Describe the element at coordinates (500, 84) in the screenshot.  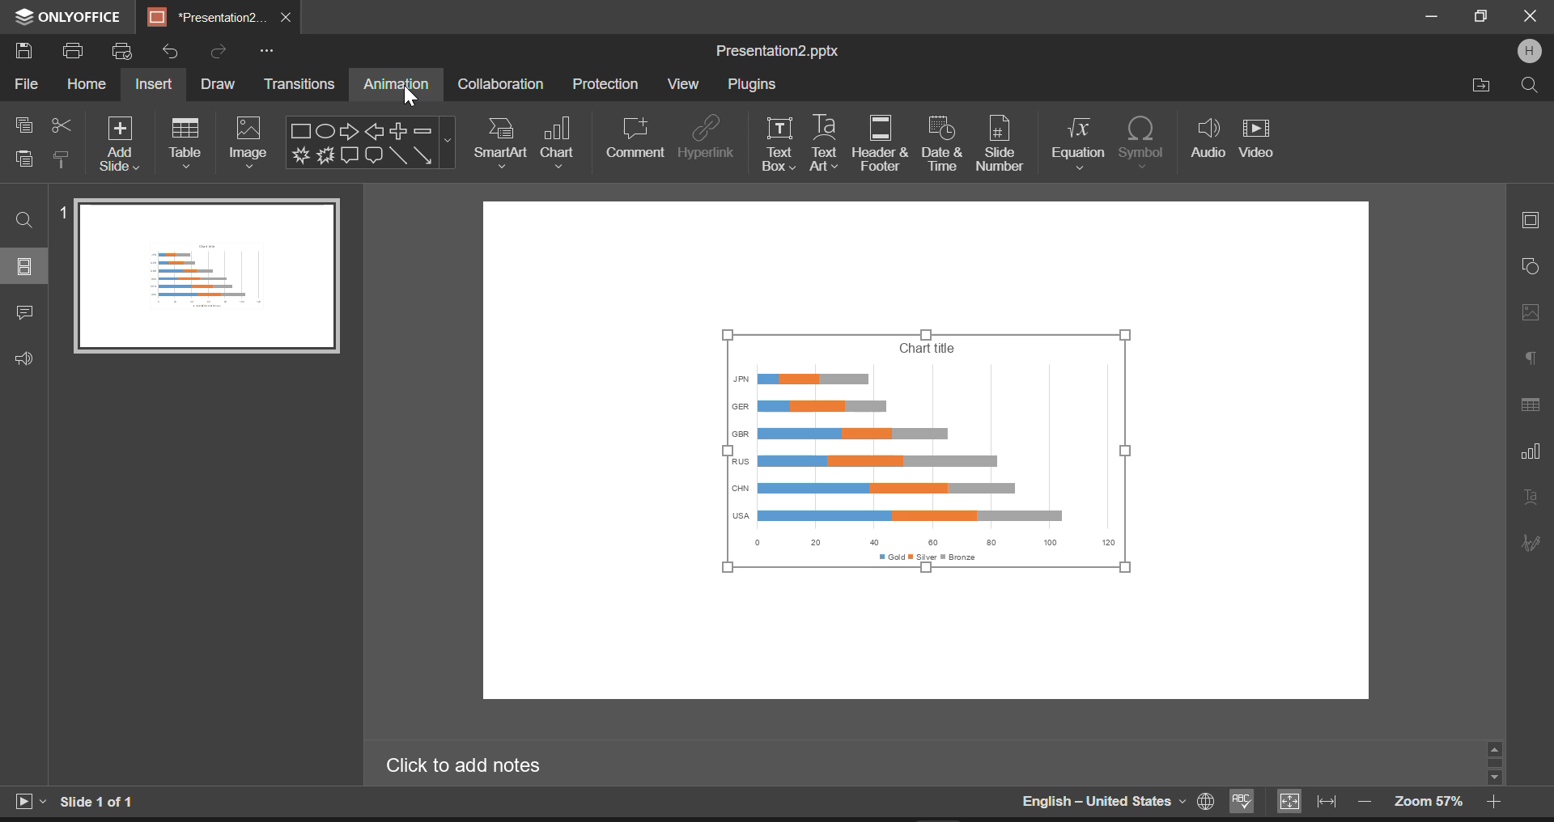
I see `Collaboration` at that location.